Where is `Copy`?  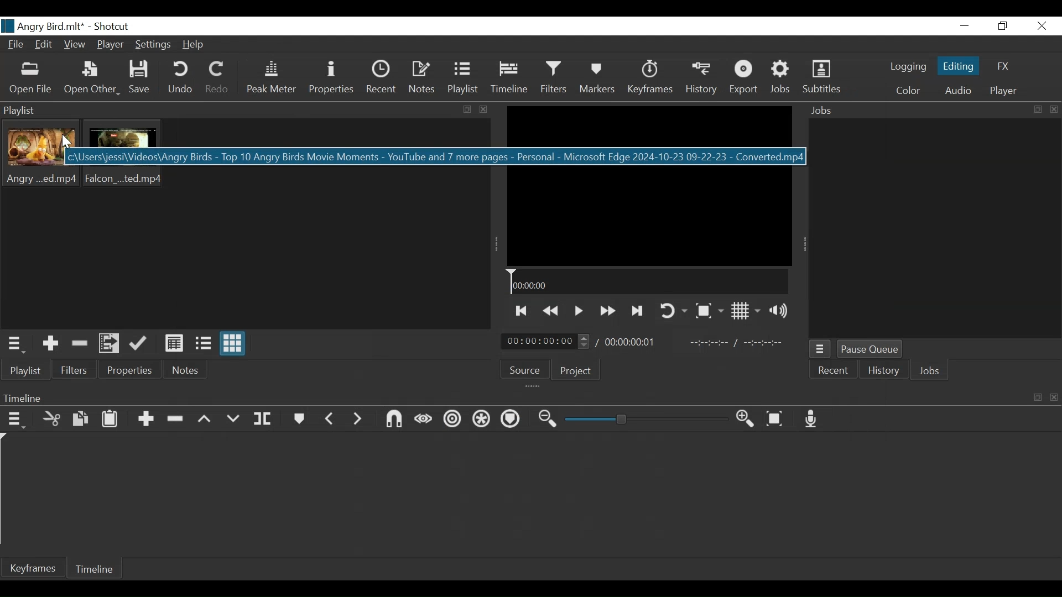 Copy is located at coordinates (82, 420).